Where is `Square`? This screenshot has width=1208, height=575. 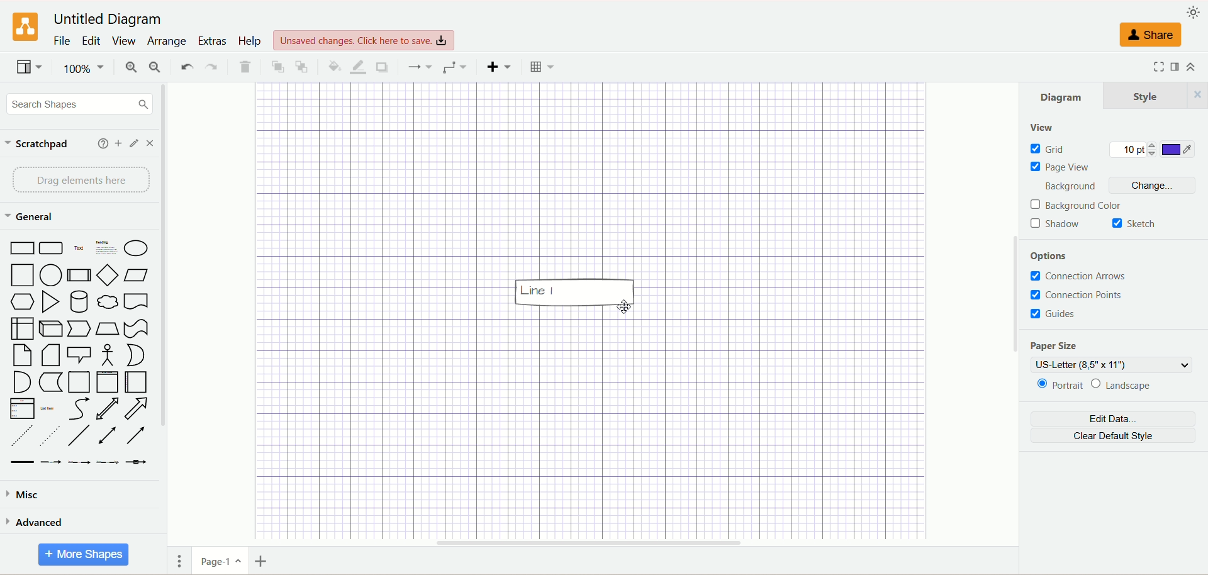 Square is located at coordinates (21, 276).